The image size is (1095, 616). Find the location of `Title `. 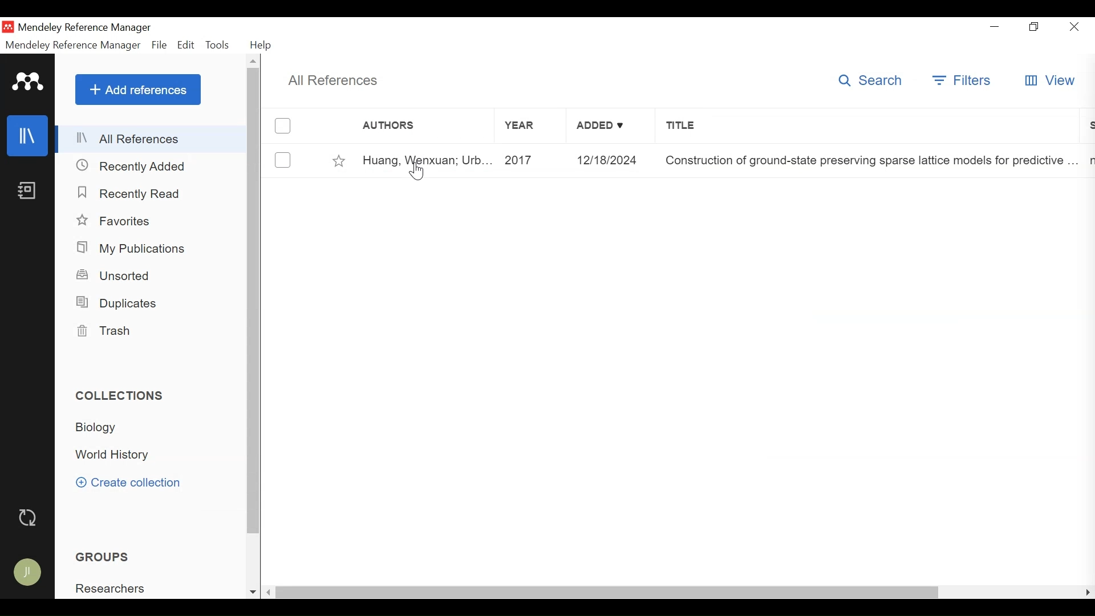

Title  is located at coordinates (871, 127).